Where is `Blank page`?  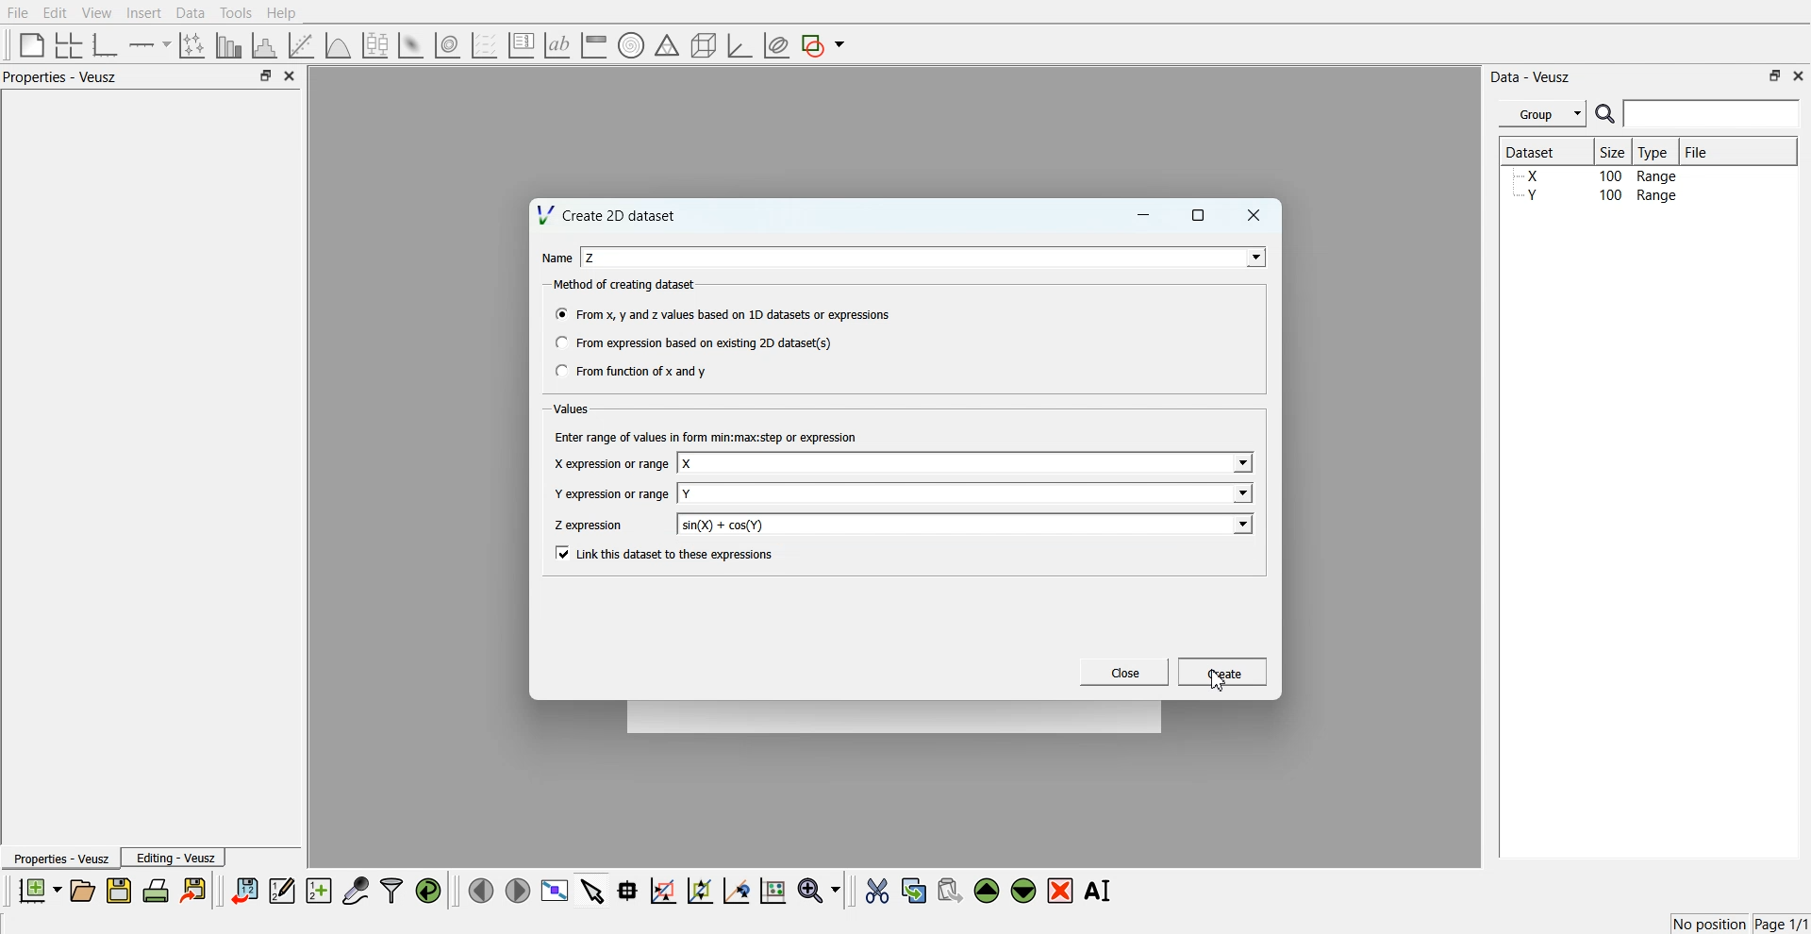
Blank page is located at coordinates (32, 44).